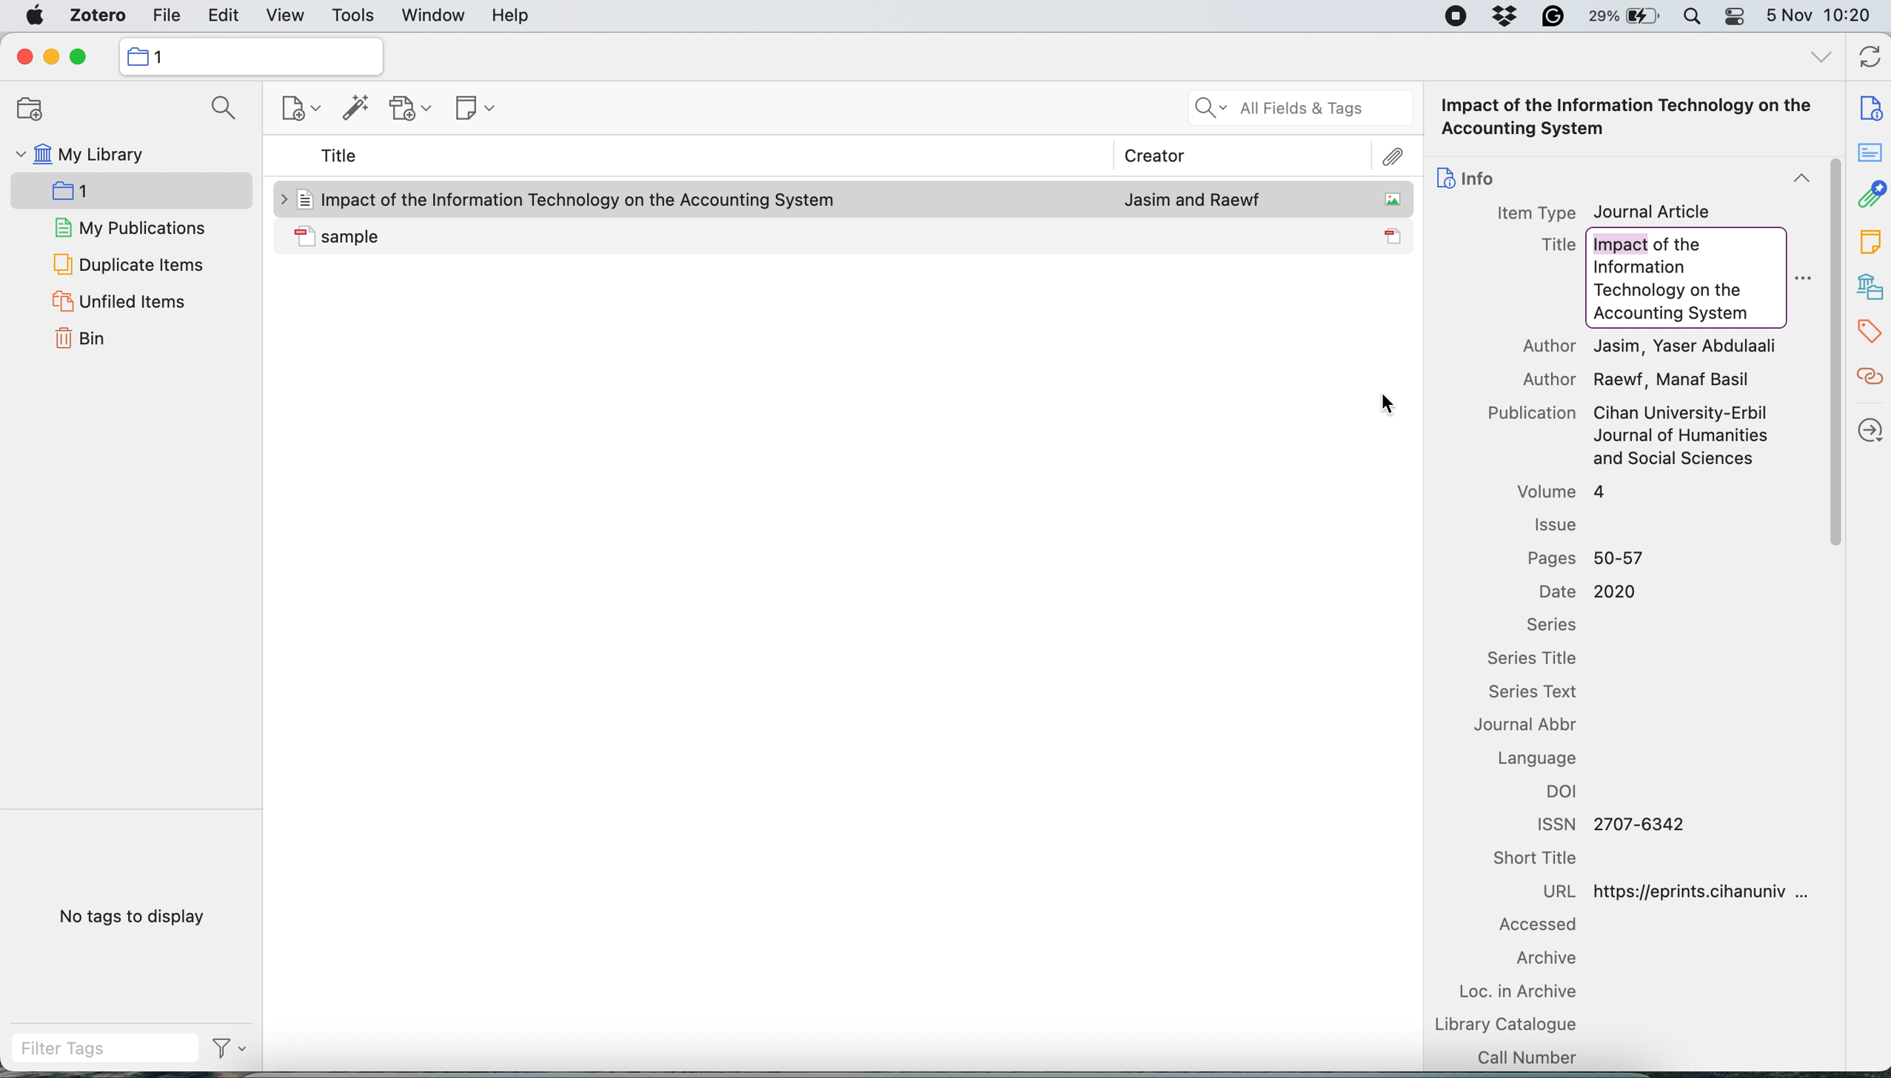 This screenshot has height=1078, width=1891. Describe the element at coordinates (1482, 178) in the screenshot. I see `info` at that location.